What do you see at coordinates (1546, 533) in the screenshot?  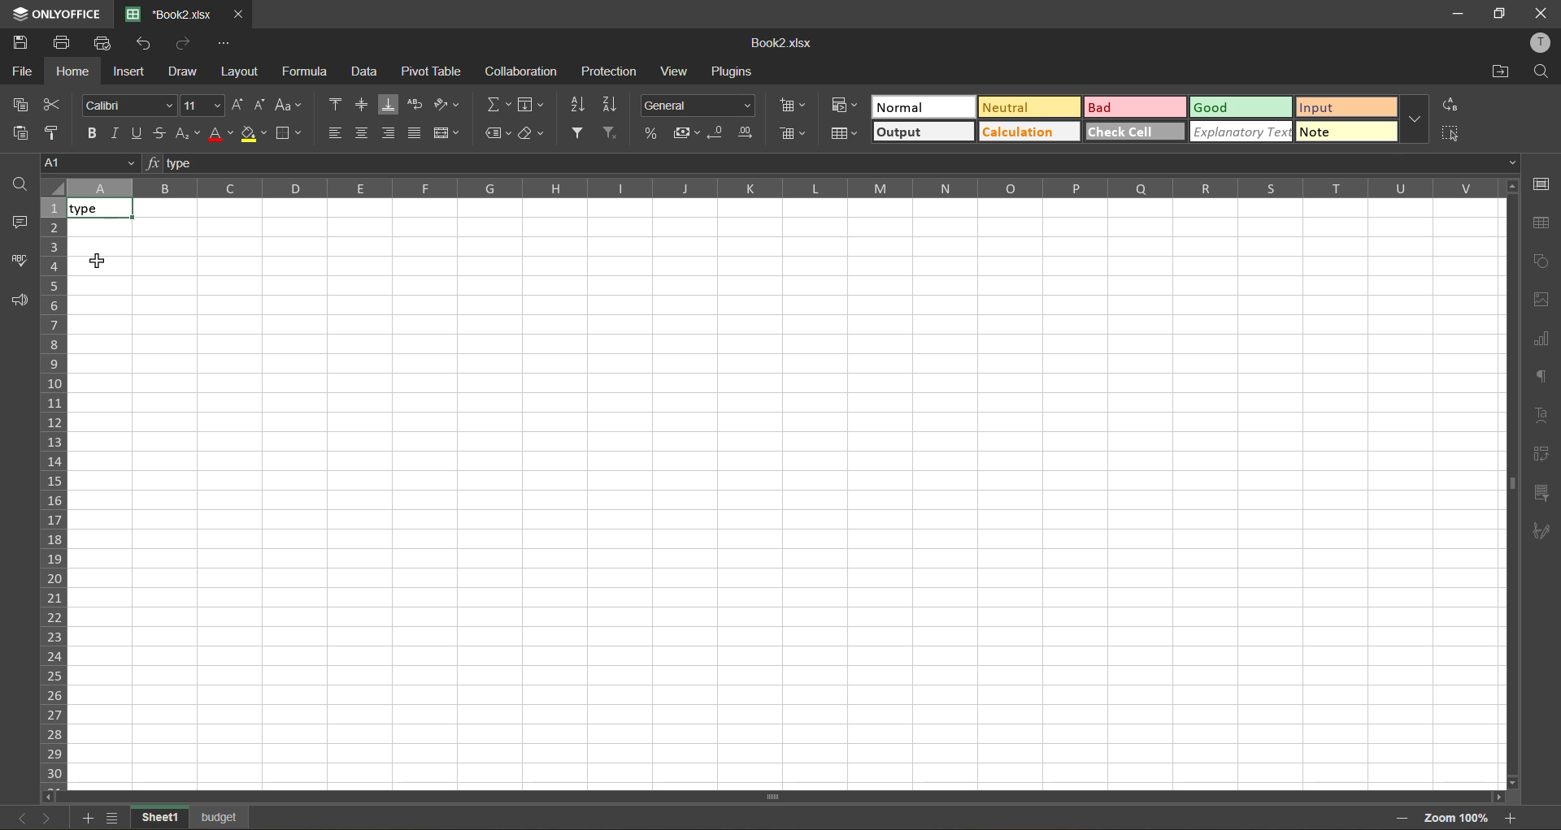 I see `signature` at bounding box center [1546, 533].